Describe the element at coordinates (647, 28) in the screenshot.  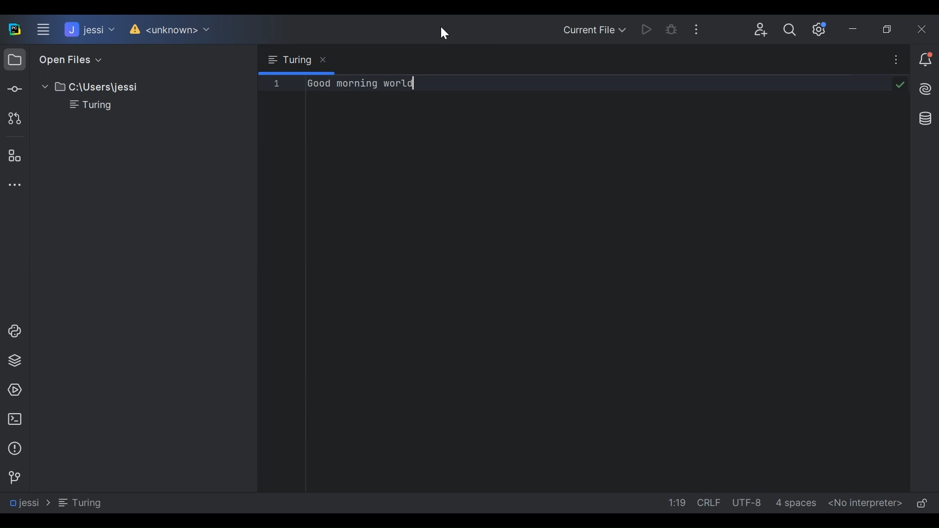
I see `Run` at that location.